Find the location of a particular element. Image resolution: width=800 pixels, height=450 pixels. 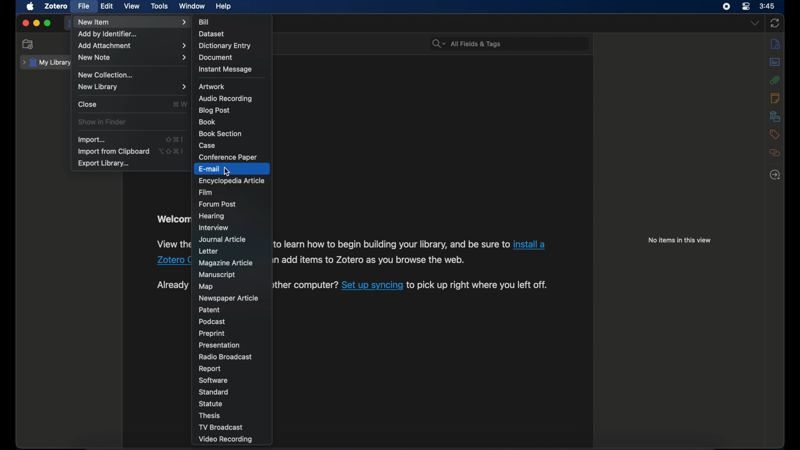

blog psot is located at coordinates (213, 110).